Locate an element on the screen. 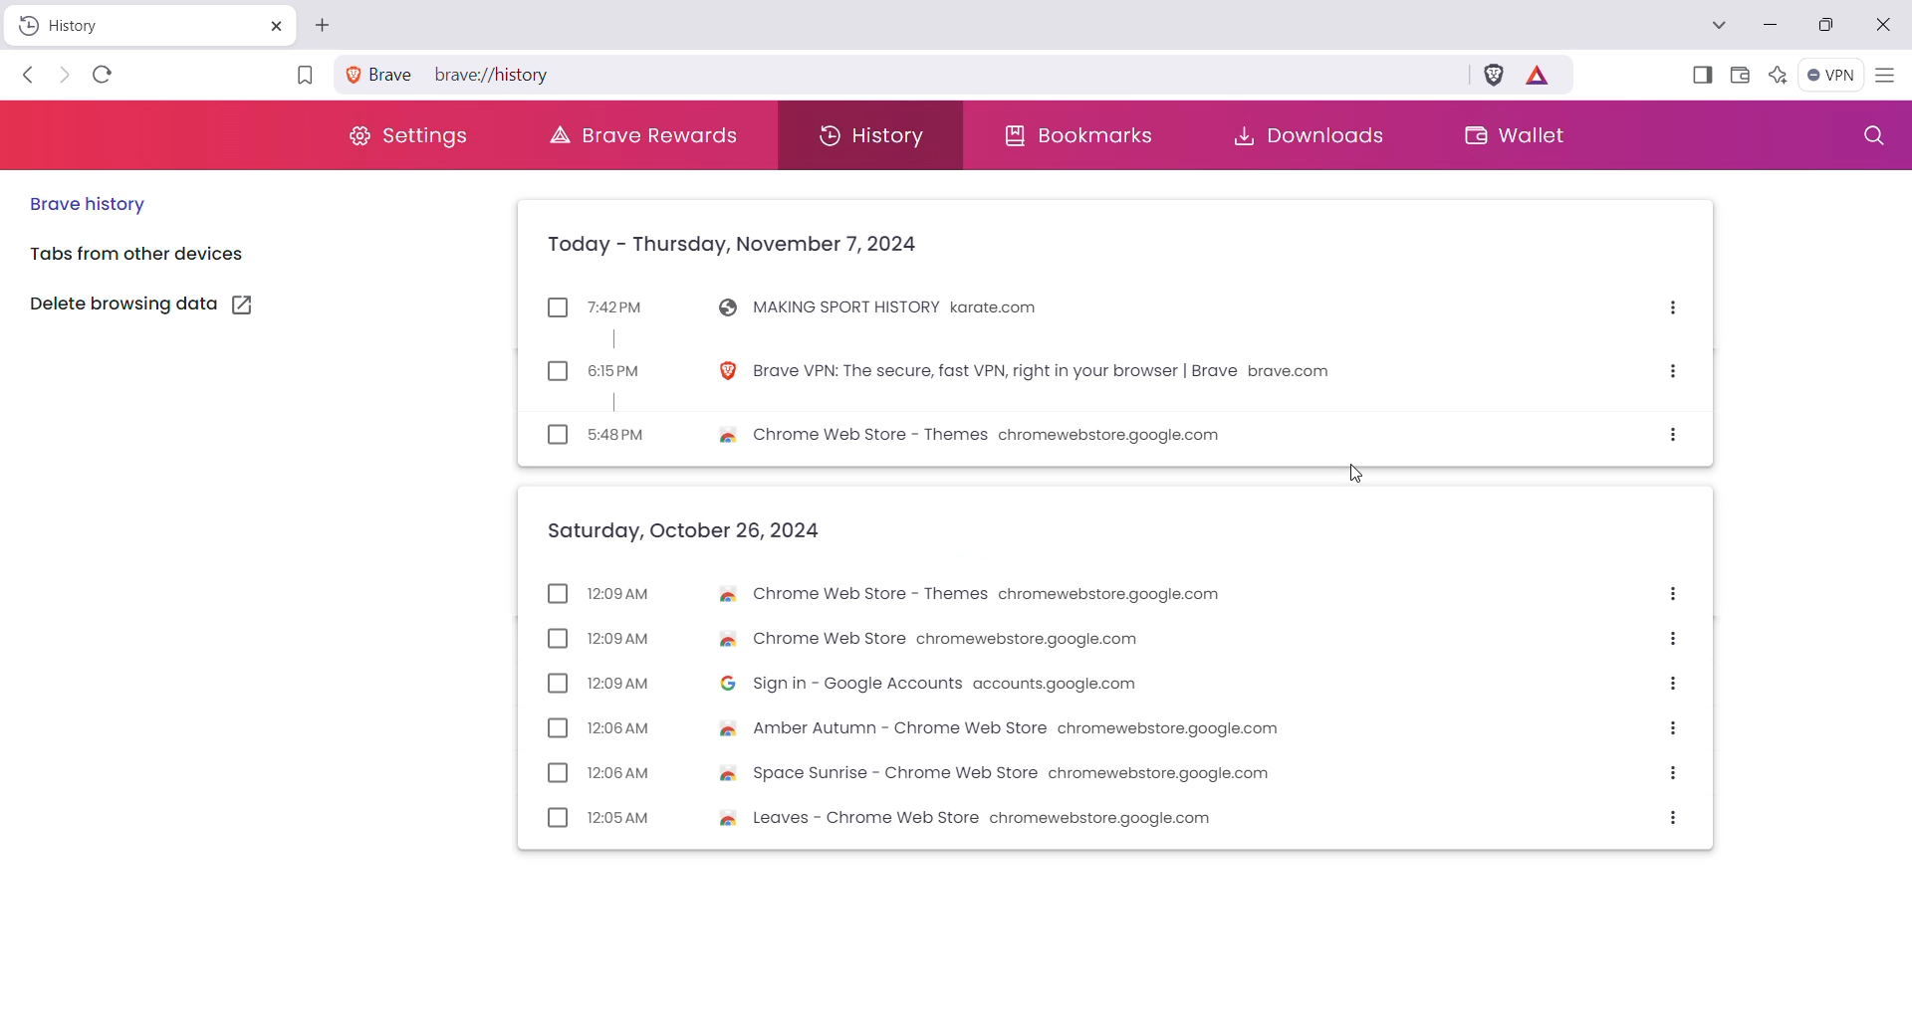  Amber Autumn - Chrome Web Store chromewebstore.google.com is located at coordinates (1040, 730).